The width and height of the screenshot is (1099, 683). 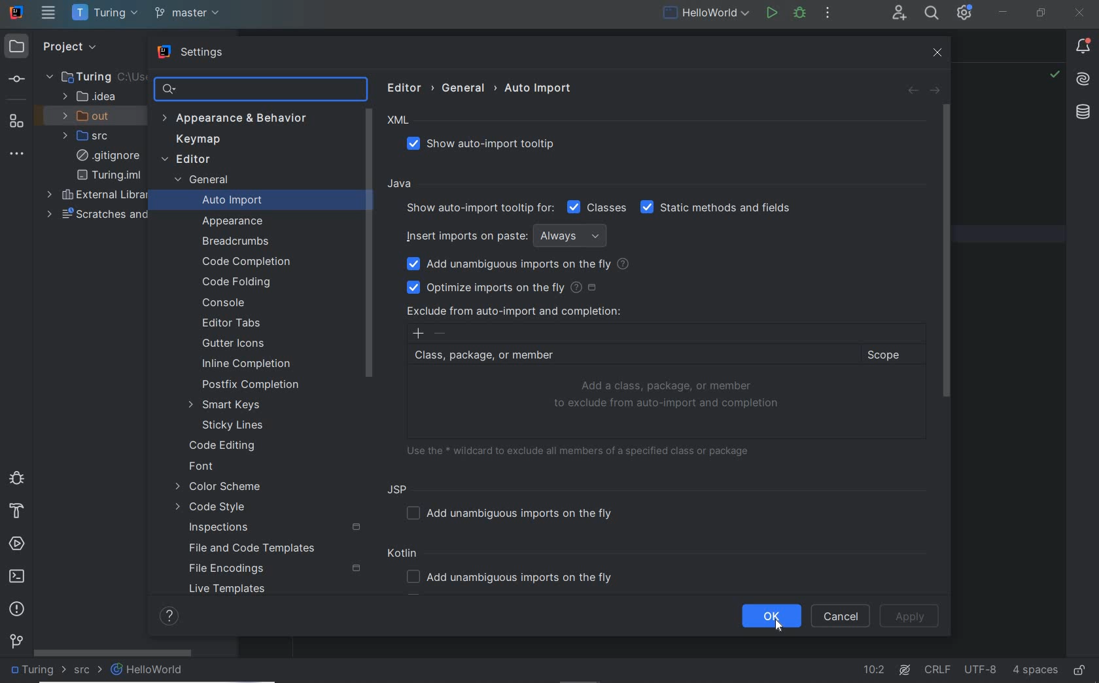 What do you see at coordinates (911, 91) in the screenshot?
I see `back` at bounding box center [911, 91].